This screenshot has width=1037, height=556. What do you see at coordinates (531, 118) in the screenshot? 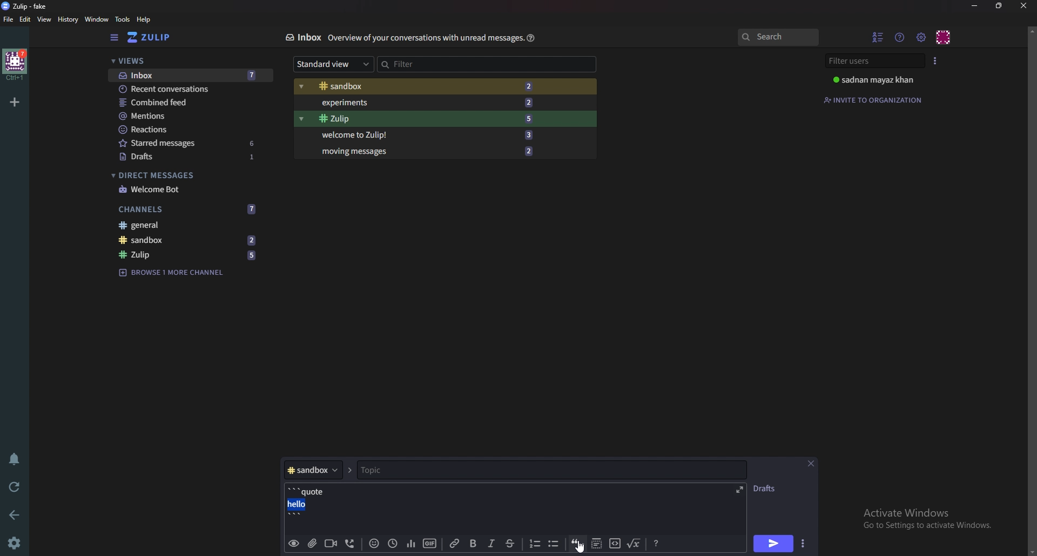
I see `5` at bounding box center [531, 118].